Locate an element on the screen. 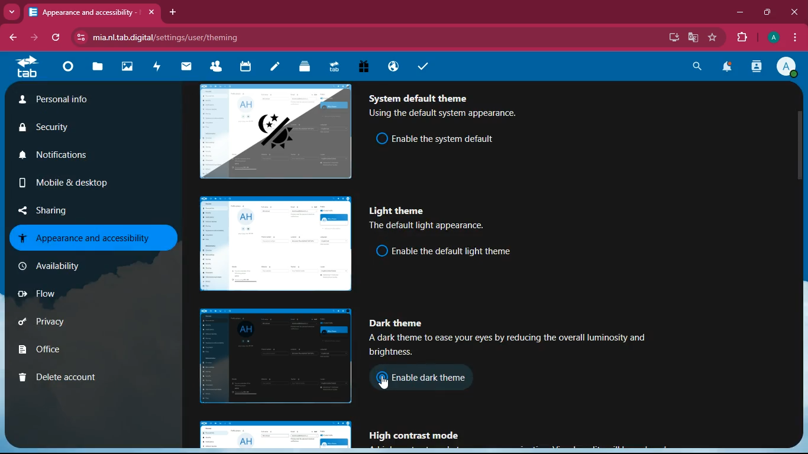 The width and height of the screenshot is (808, 454). image is located at coordinates (276, 130).